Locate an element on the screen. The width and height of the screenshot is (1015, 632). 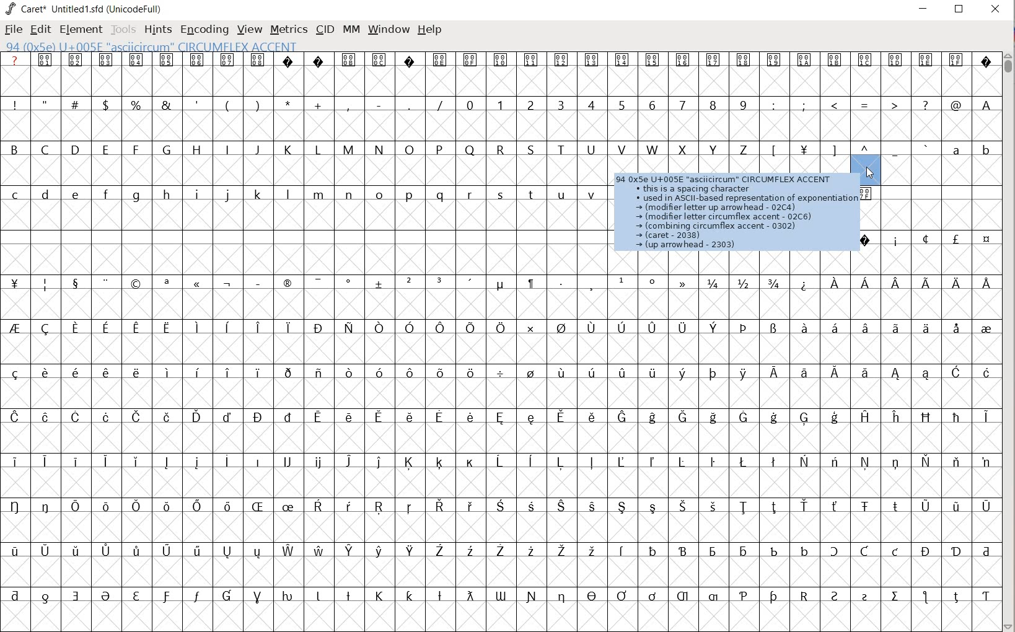
SCROLLBAR is located at coordinates (1009, 340).